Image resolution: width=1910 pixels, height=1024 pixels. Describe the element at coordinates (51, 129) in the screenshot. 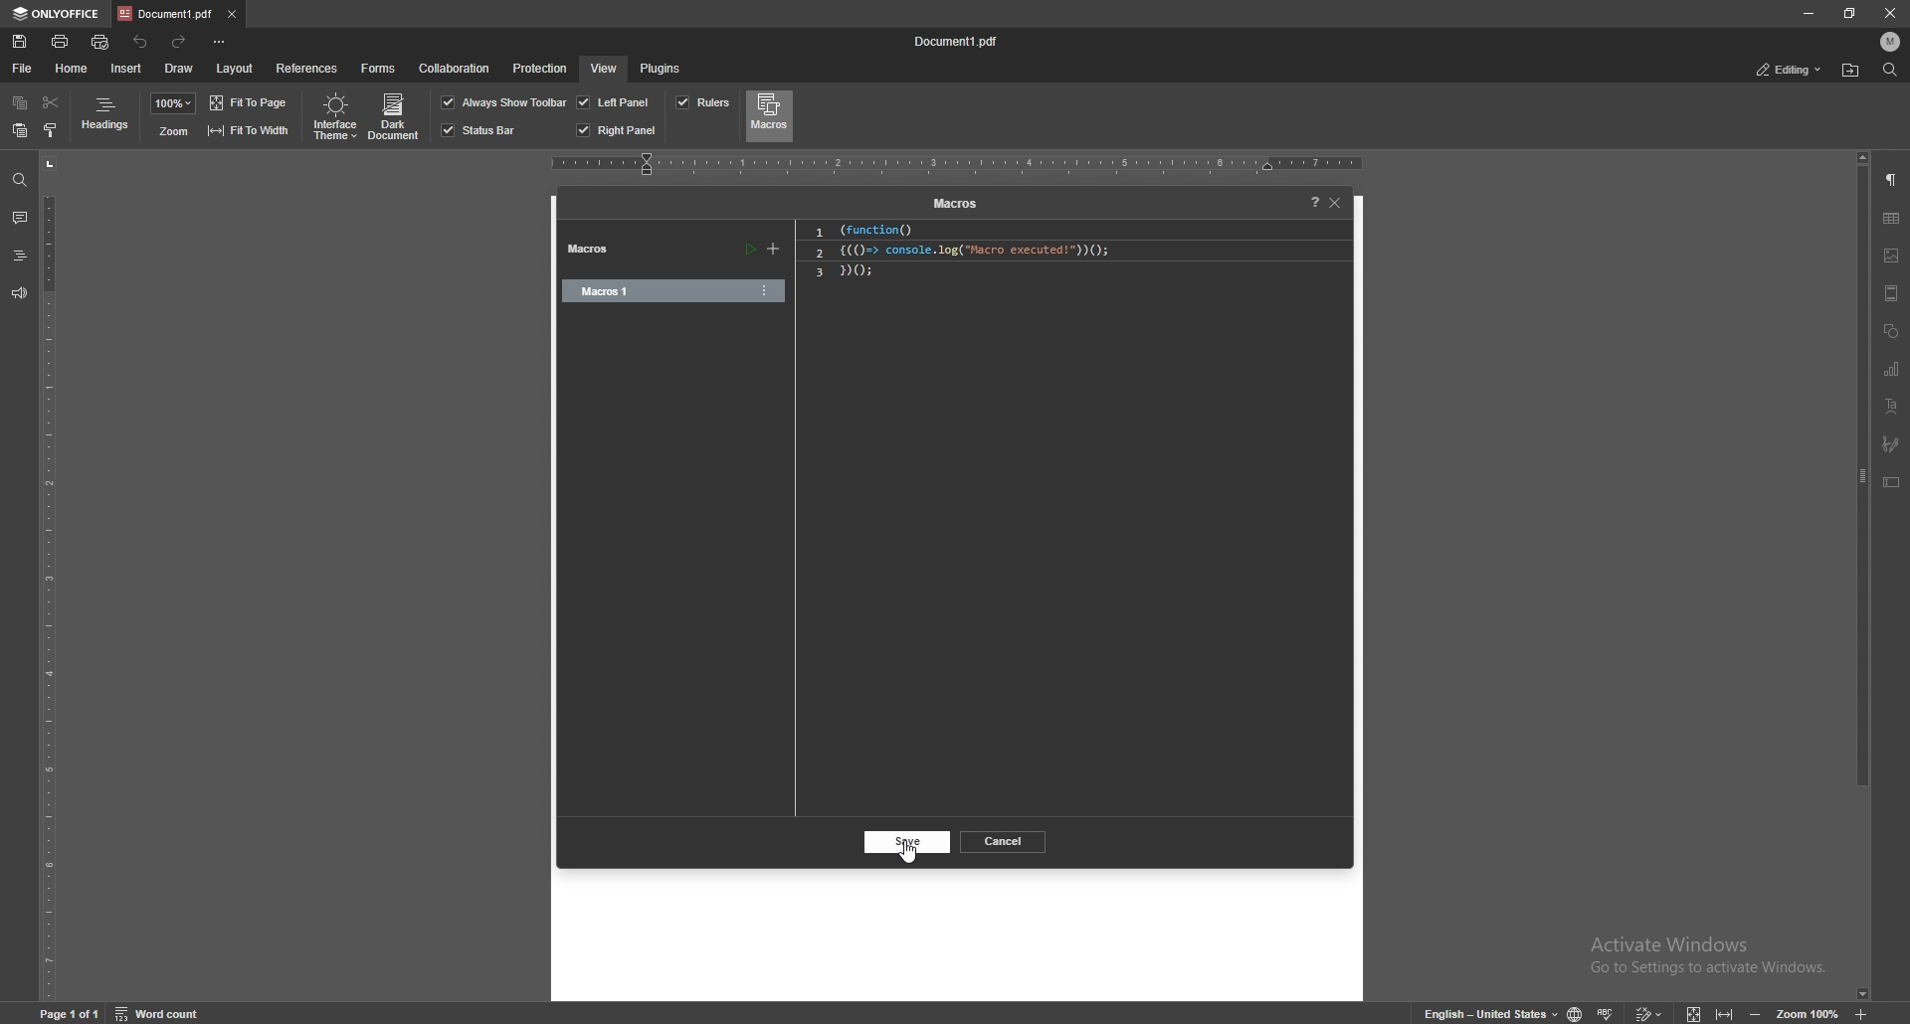

I see `copy style` at that location.